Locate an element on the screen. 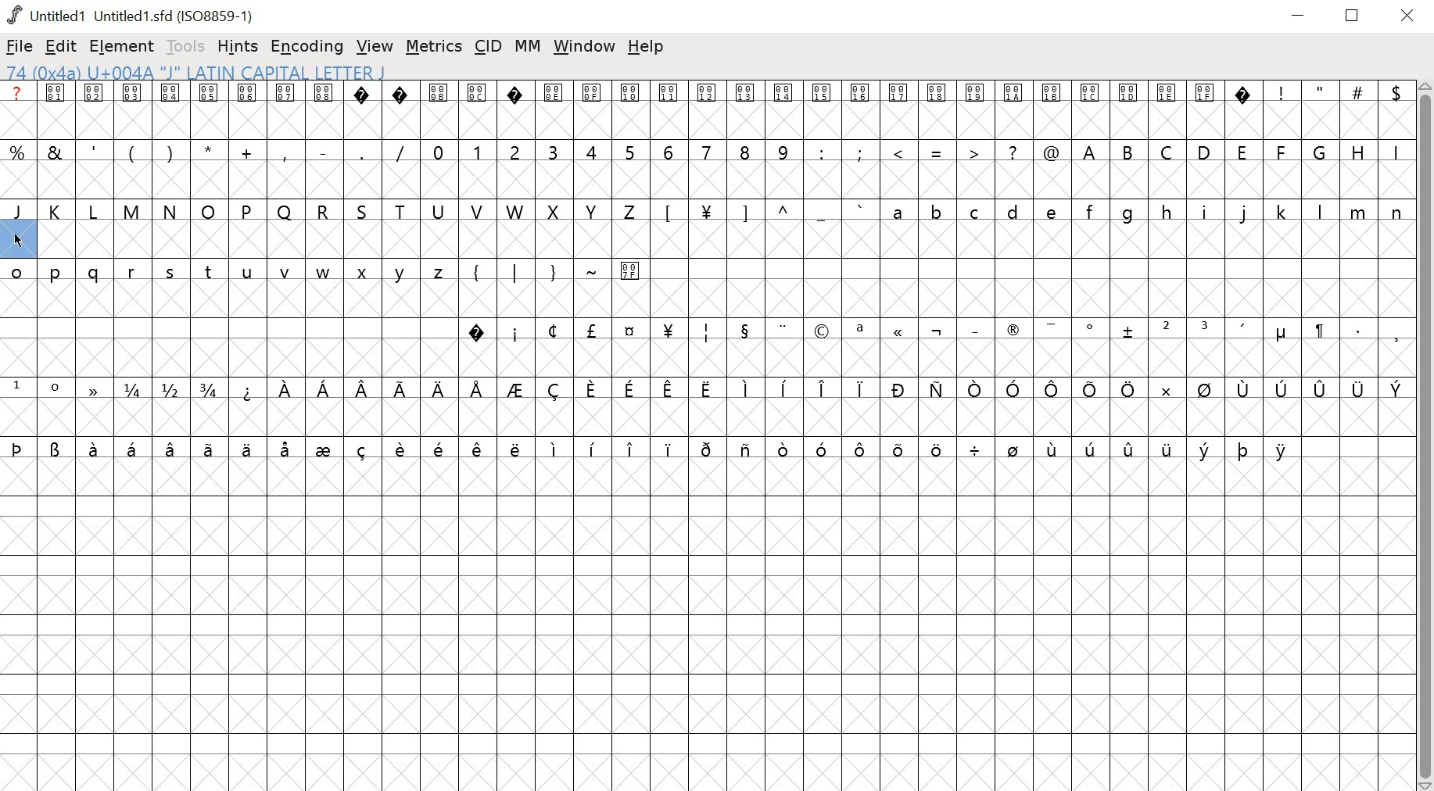 The height and width of the screenshot is (791, 1434). fractions is located at coordinates (163, 388).